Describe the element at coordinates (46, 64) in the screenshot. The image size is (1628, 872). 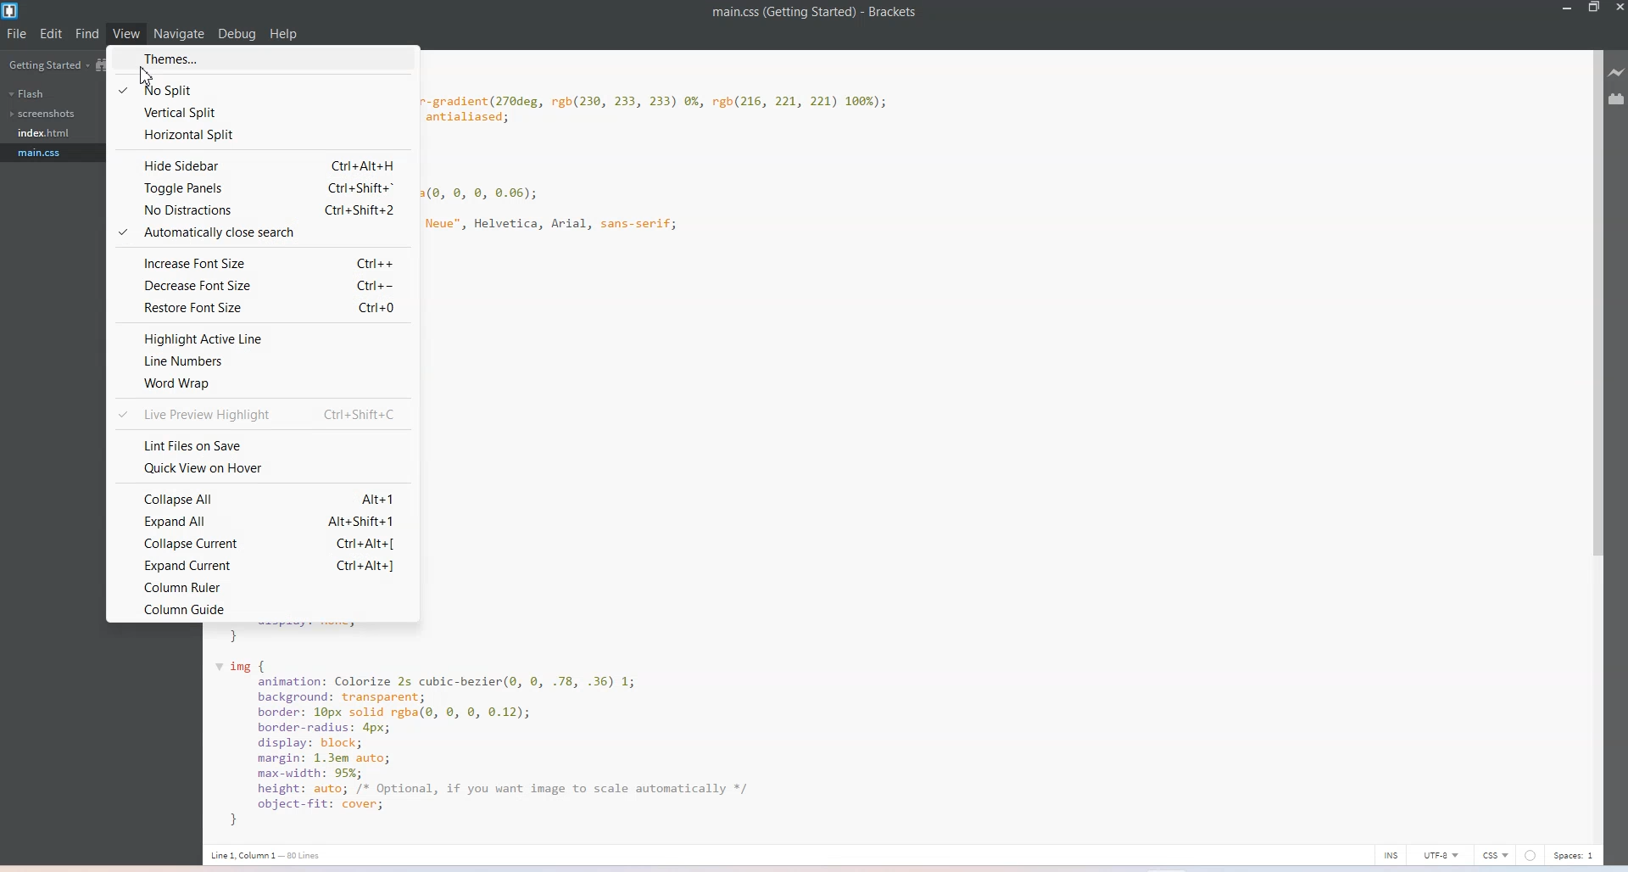
I see `Getting Started` at that location.